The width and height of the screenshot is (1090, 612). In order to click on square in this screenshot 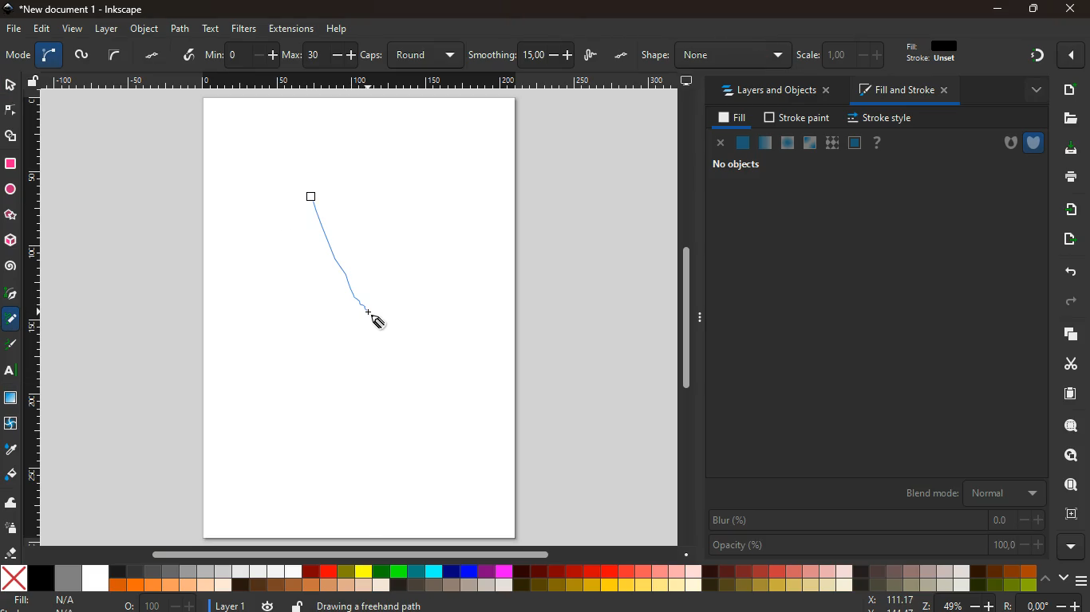, I will do `click(10, 166)`.